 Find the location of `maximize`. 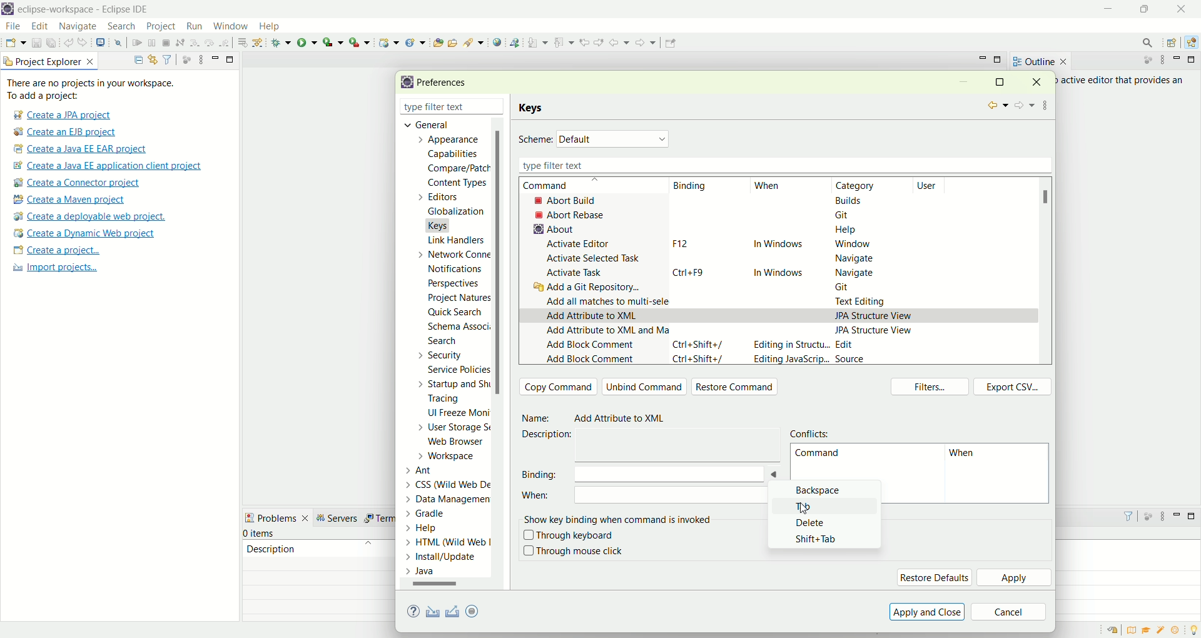

maximize is located at coordinates (1193, 516).